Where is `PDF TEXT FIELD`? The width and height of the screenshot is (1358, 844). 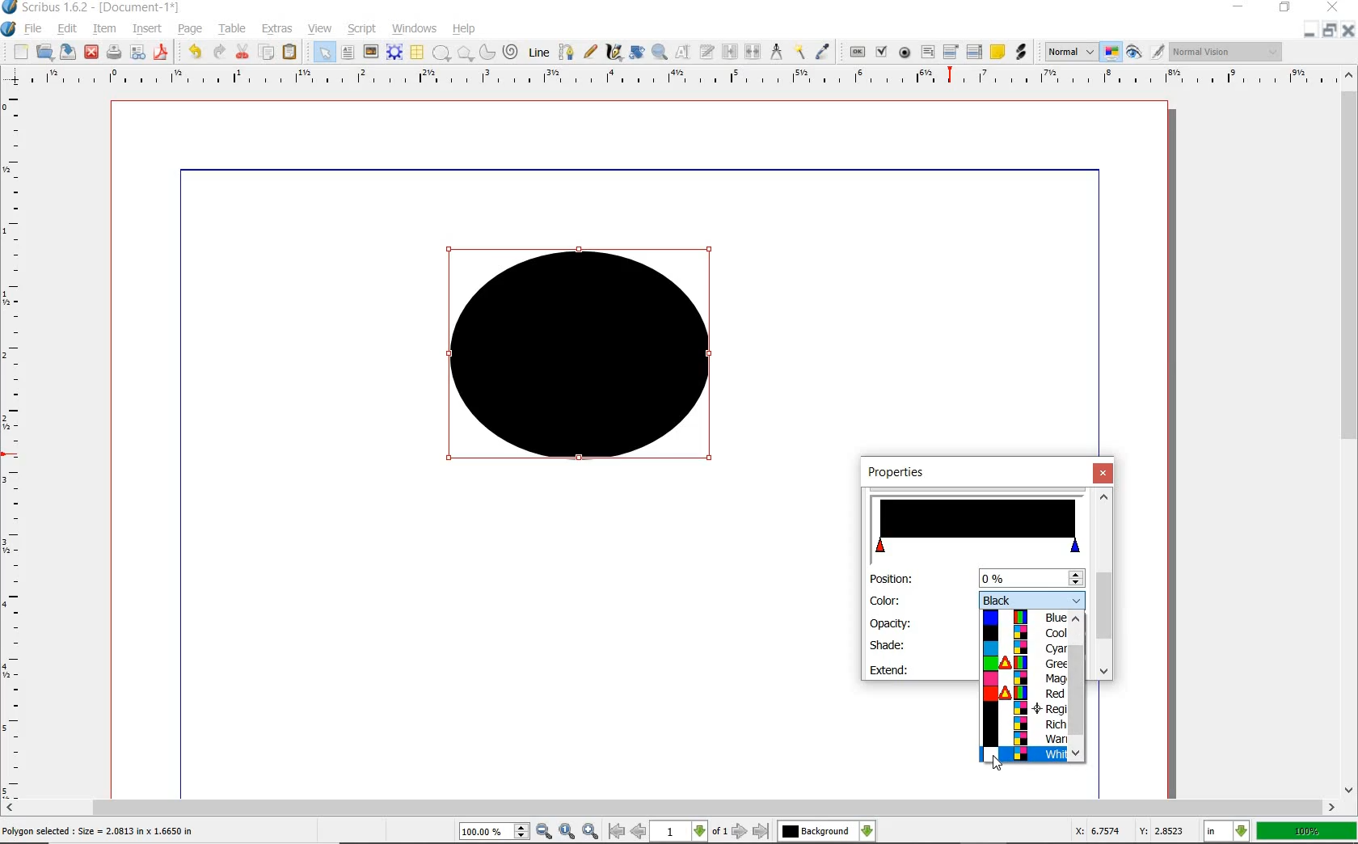
PDF TEXT FIELD is located at coordinates (927, 52).